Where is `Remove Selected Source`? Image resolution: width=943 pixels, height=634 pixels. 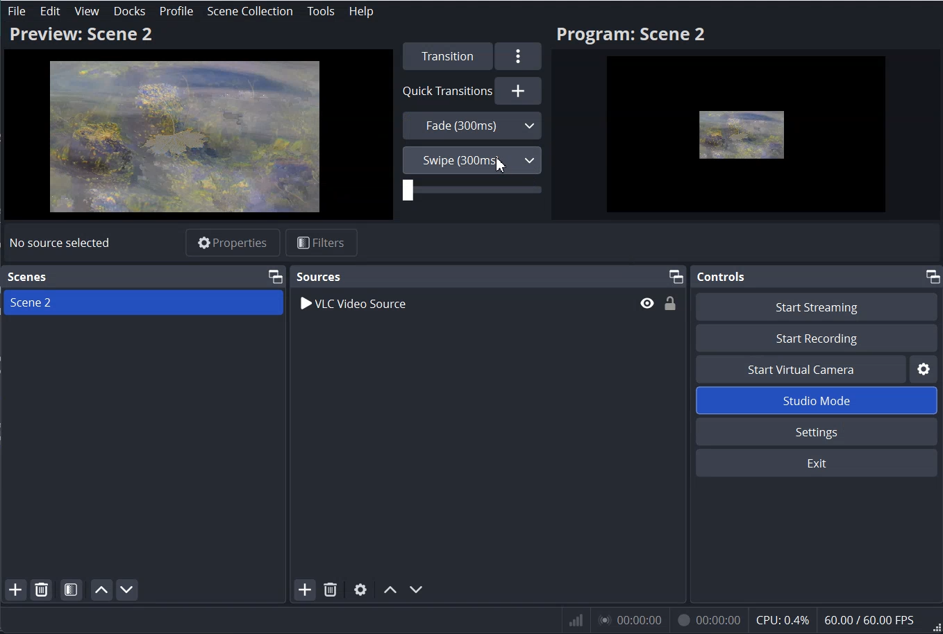 Remove Selected Source is located at coordinates (329, 590).